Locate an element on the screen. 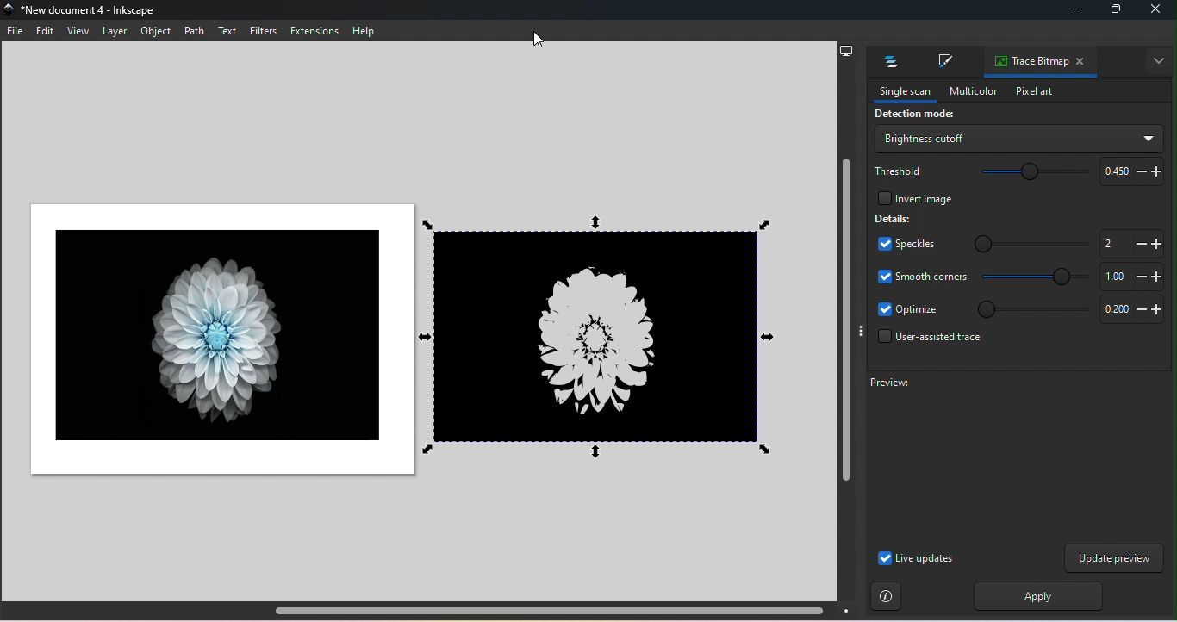  Canvas is located at coordinates (216, 339).